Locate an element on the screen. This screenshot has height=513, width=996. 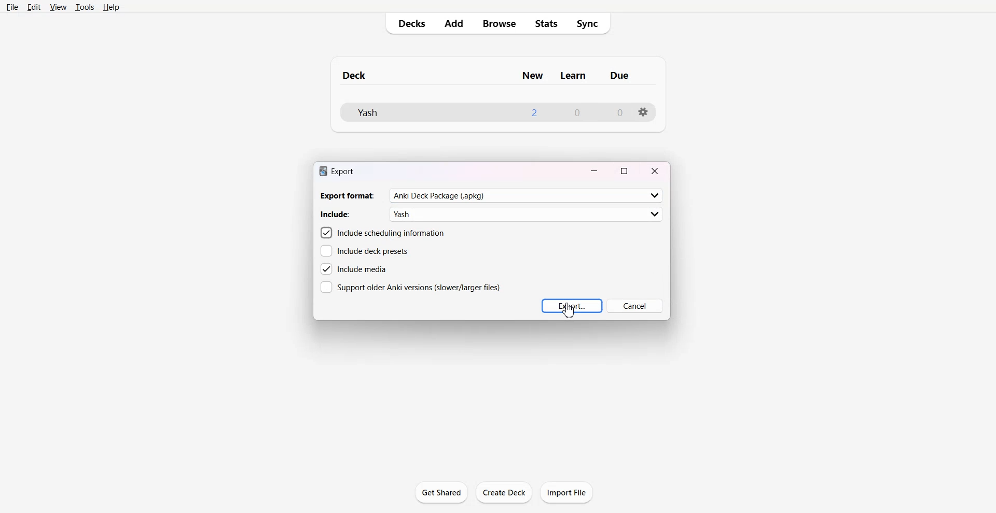
Deck File is located at coordinates (398, 112).